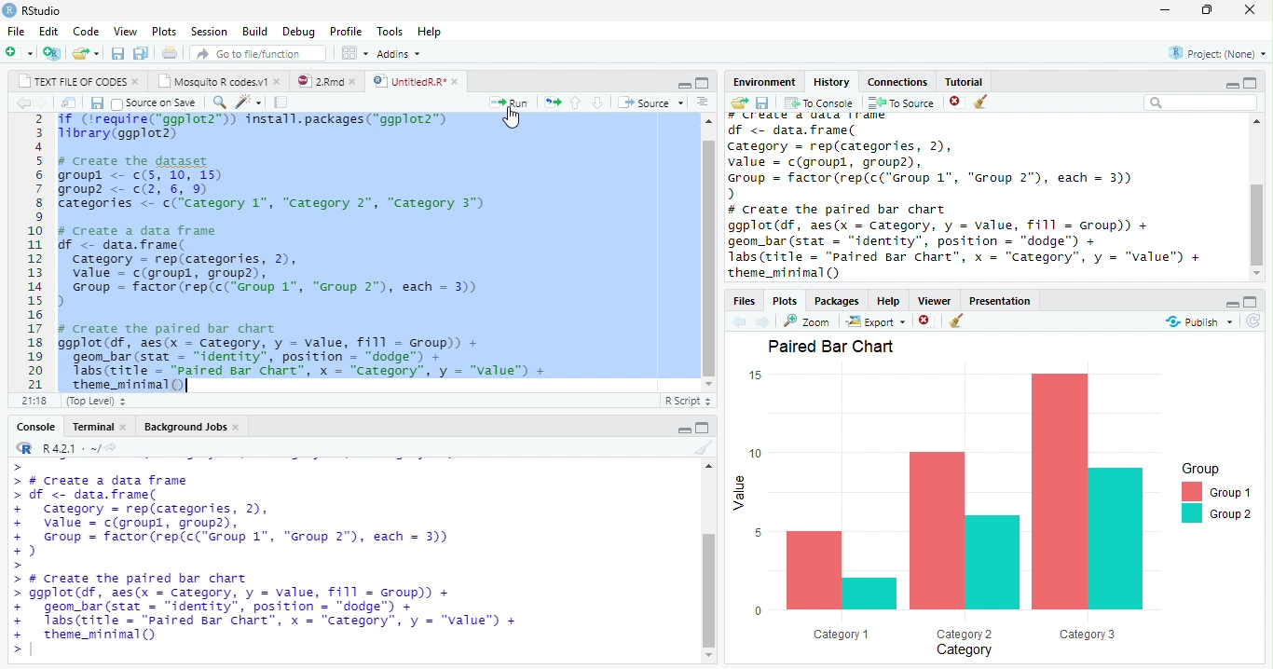 The width and height of the screenshot is (1273, 669). Describe the element at coordinates (512, 102) in the screenshot. I see `run` at that location.